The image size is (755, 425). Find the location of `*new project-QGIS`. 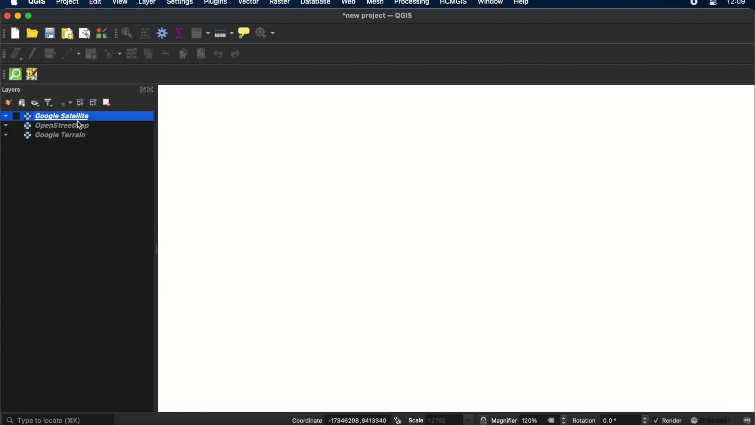

*new project-QGIS is located at coordinates (378, 16).